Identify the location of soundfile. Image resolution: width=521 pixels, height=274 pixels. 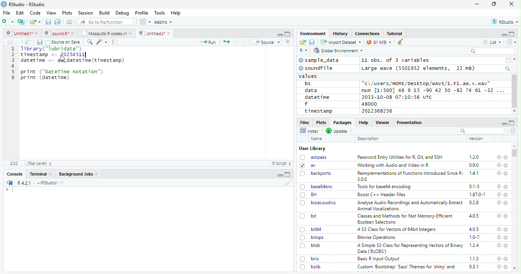
(316, 68).